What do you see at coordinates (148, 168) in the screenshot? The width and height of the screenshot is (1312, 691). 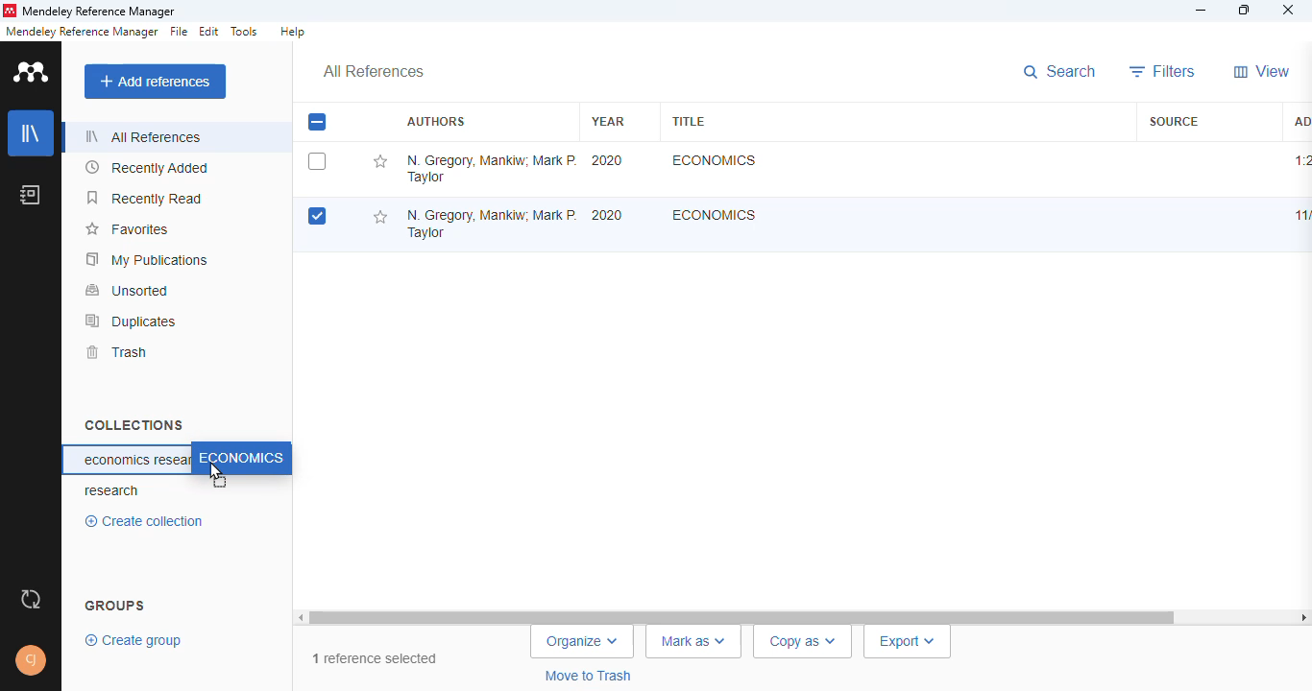 I see `recently added` at bounding box center [148, 168].